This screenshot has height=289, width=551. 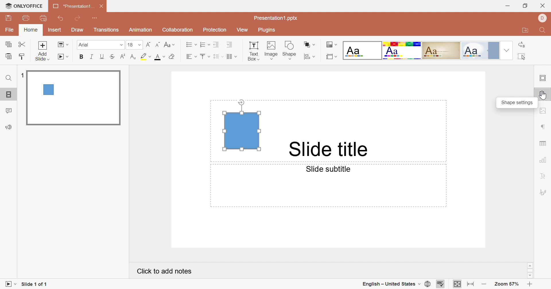 I want to click on Slide subtitles, so click(x=333, y=171).